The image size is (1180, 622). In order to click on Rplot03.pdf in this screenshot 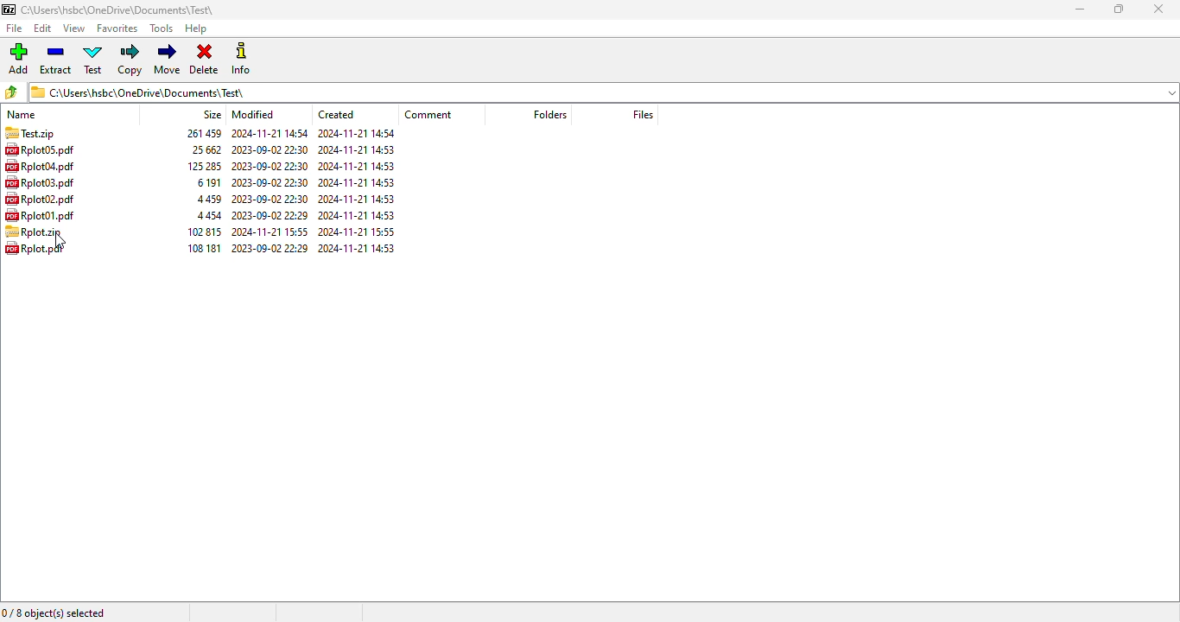, I will do `click(41, 183)`.